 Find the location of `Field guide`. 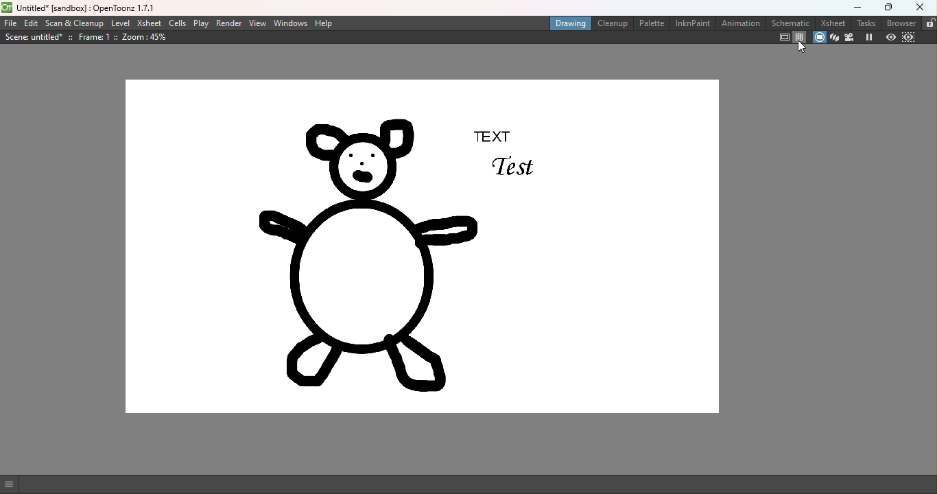

Field guide is located at coordinates (800, 36).